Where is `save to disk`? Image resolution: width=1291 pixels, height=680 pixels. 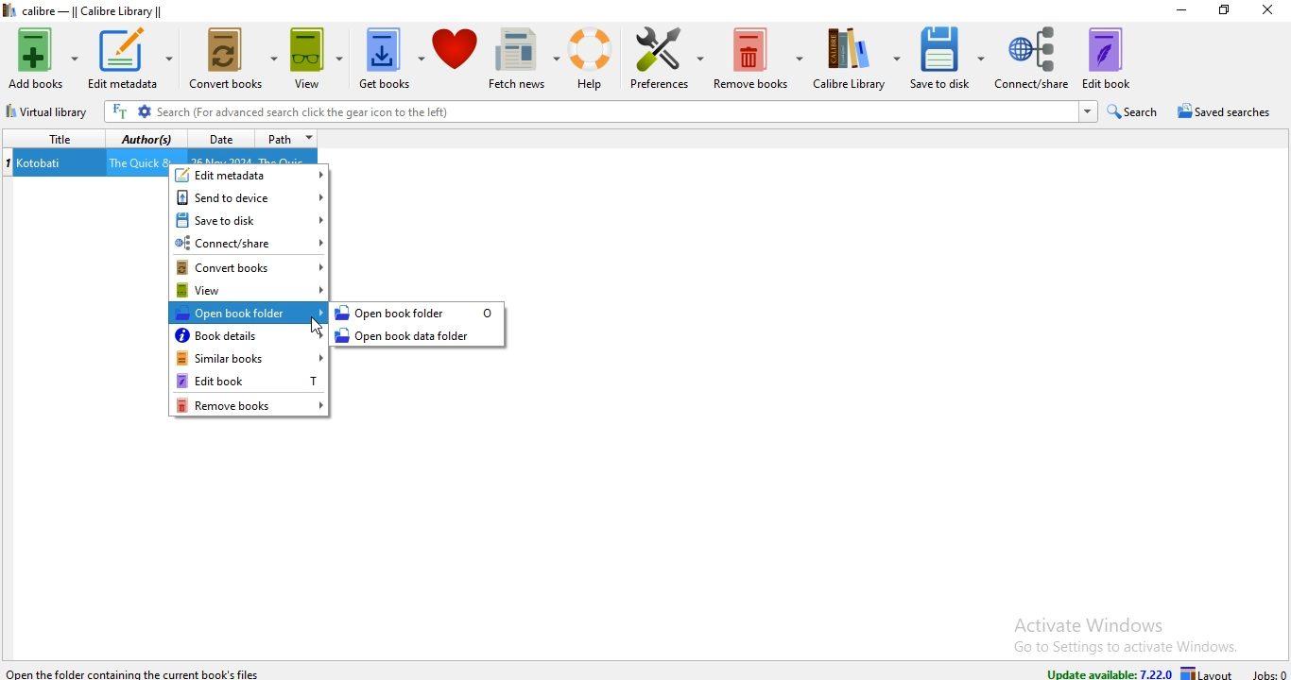
save to disk is located at coordinates (251, 218).